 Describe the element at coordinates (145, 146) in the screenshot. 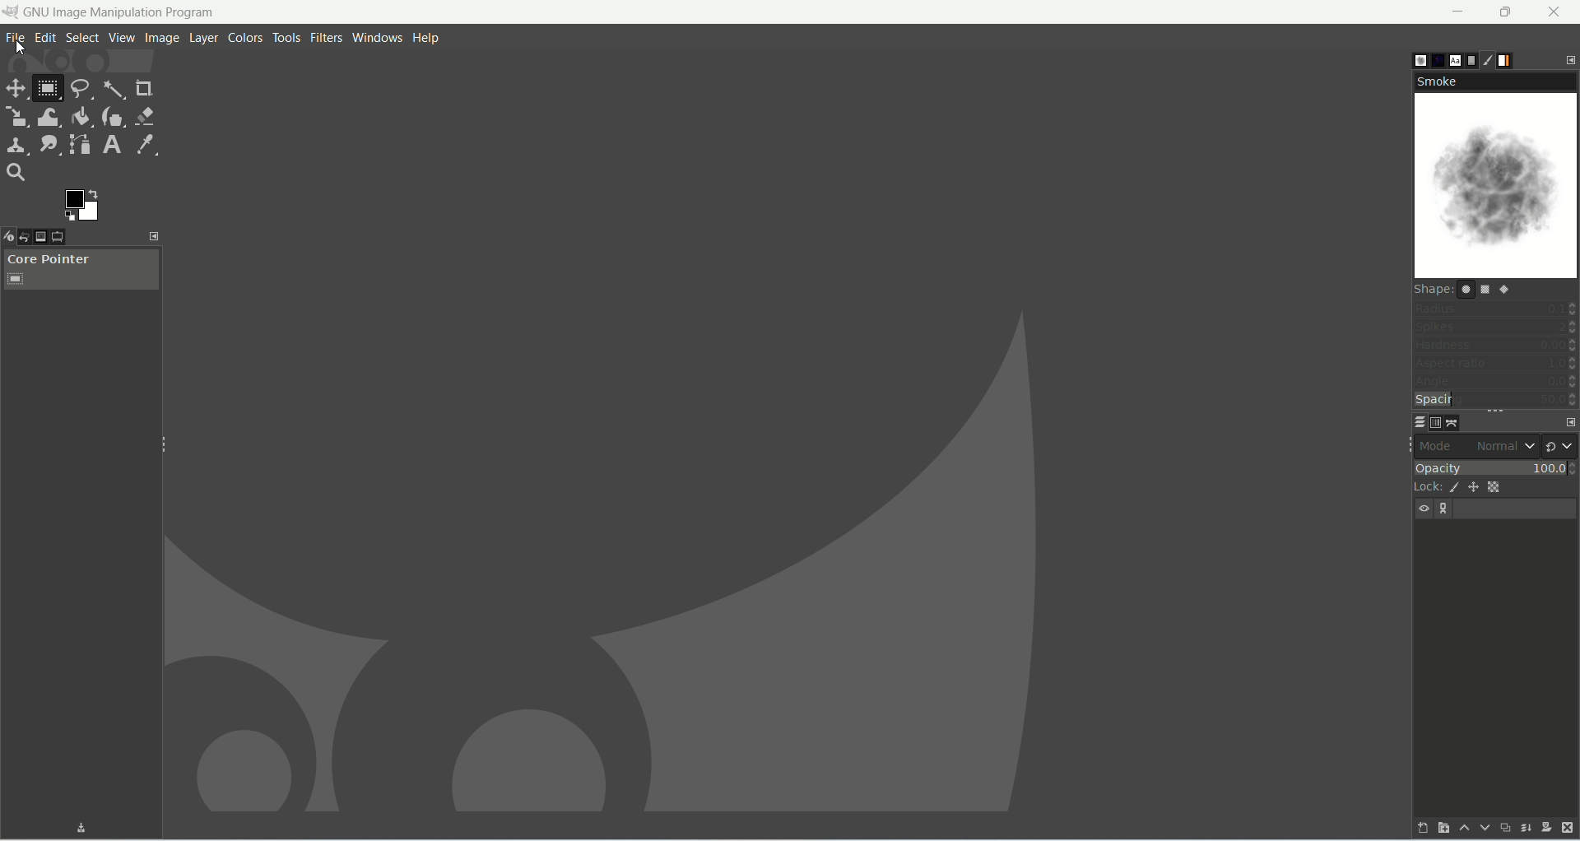

I see `color picker tool` at that location.